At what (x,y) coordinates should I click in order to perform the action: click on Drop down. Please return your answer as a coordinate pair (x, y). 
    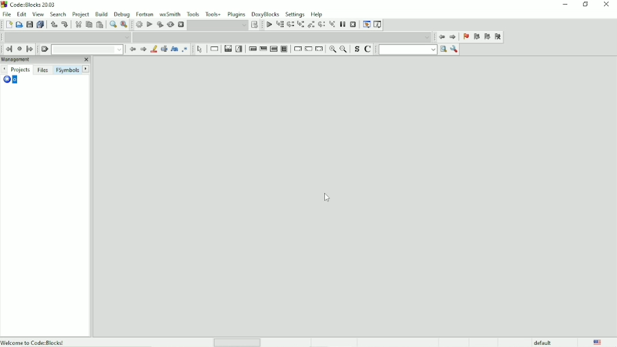
    Looking at the image, I should click on (68, 37).